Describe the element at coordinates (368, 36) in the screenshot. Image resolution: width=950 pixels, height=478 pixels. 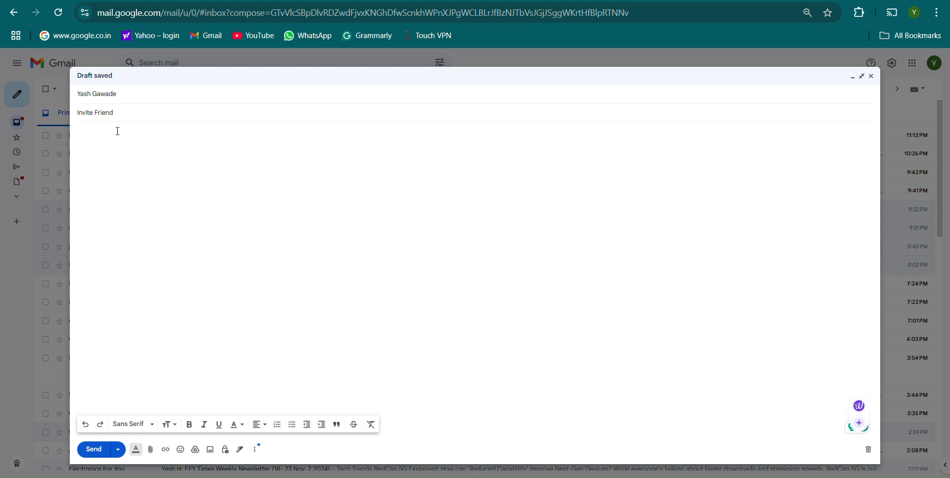
I see `Grammarly` at that location.